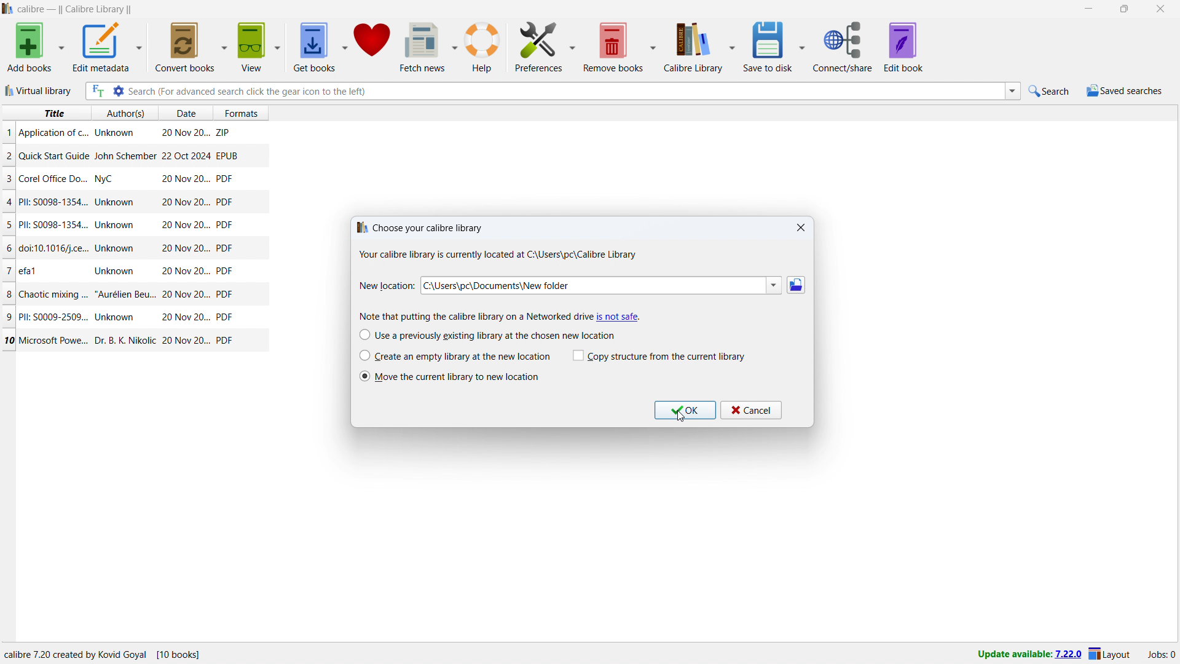 This screenshot has height=664, width=1180. I want to click on search history, so click(1013, 92).